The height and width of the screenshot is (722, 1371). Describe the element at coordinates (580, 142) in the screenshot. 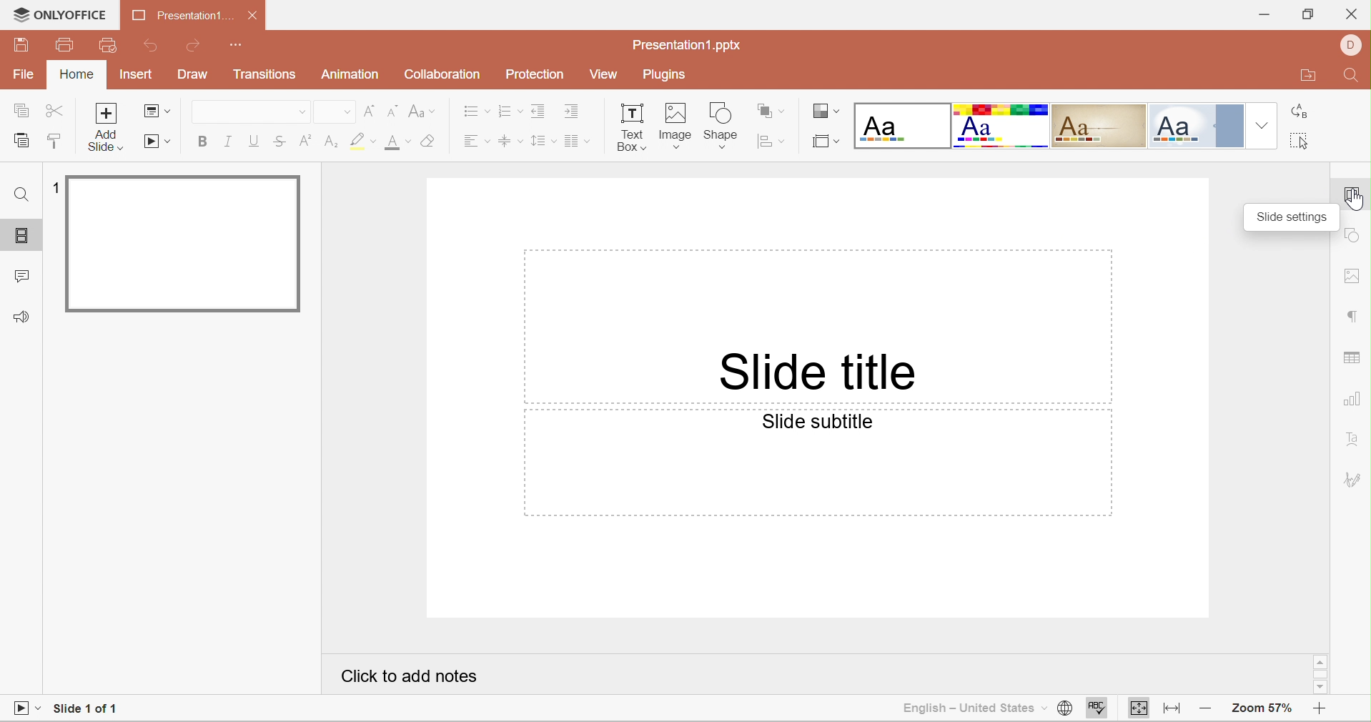

I see `Insert columns` at that location.